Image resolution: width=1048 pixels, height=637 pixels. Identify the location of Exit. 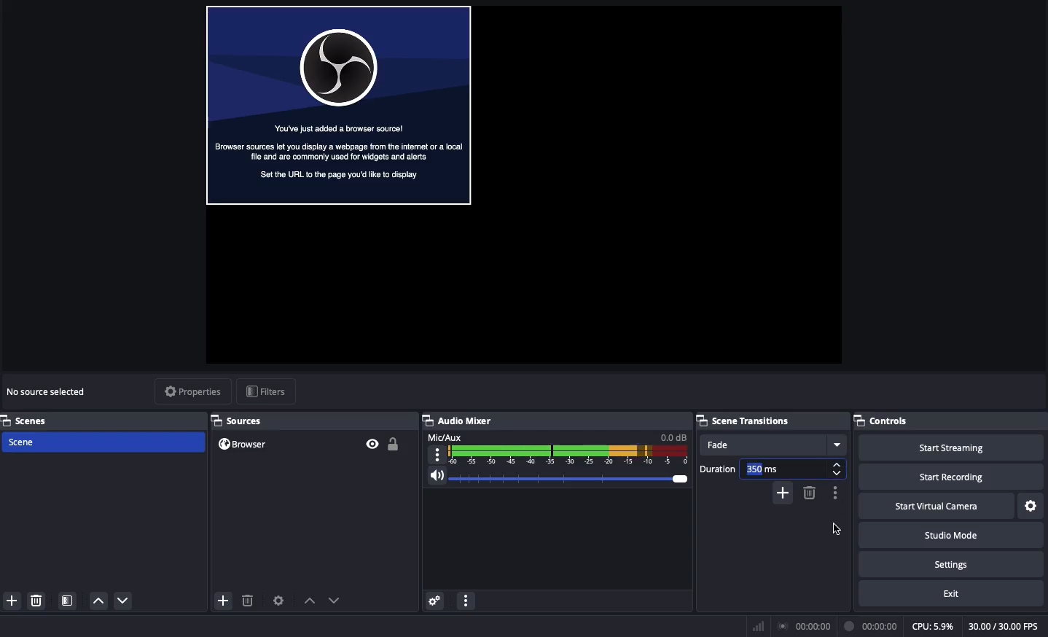
(950, 593).